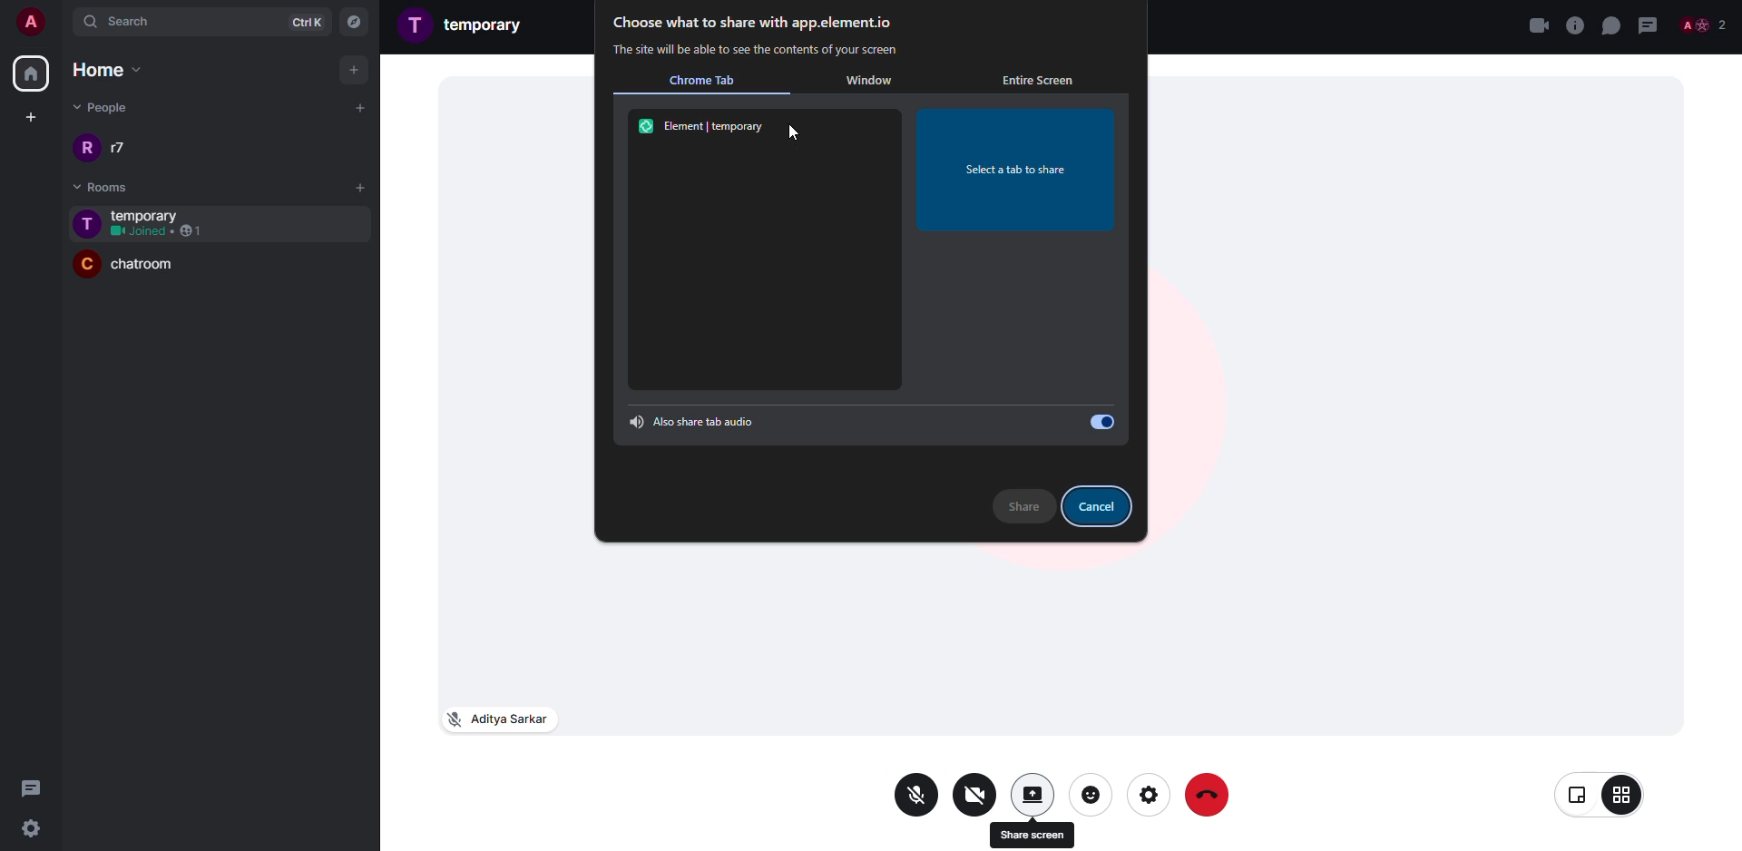  Describe the element at coordinates (155, 269) in the screenshot. I see `room` at that location.